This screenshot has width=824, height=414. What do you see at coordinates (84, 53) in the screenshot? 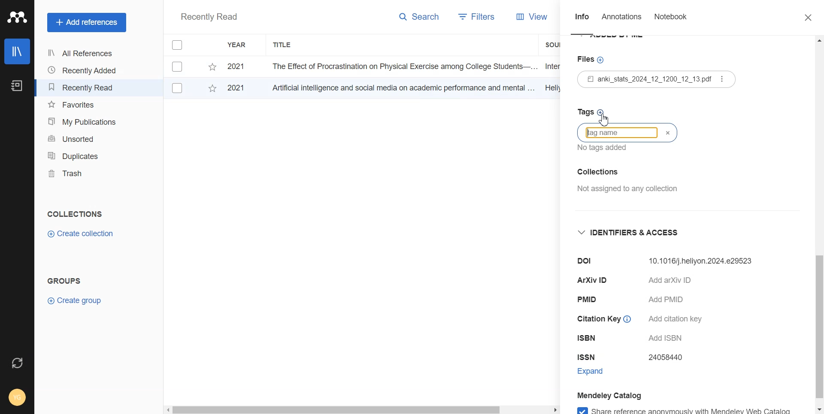
I see `All References` at bounding box center [84, 53].